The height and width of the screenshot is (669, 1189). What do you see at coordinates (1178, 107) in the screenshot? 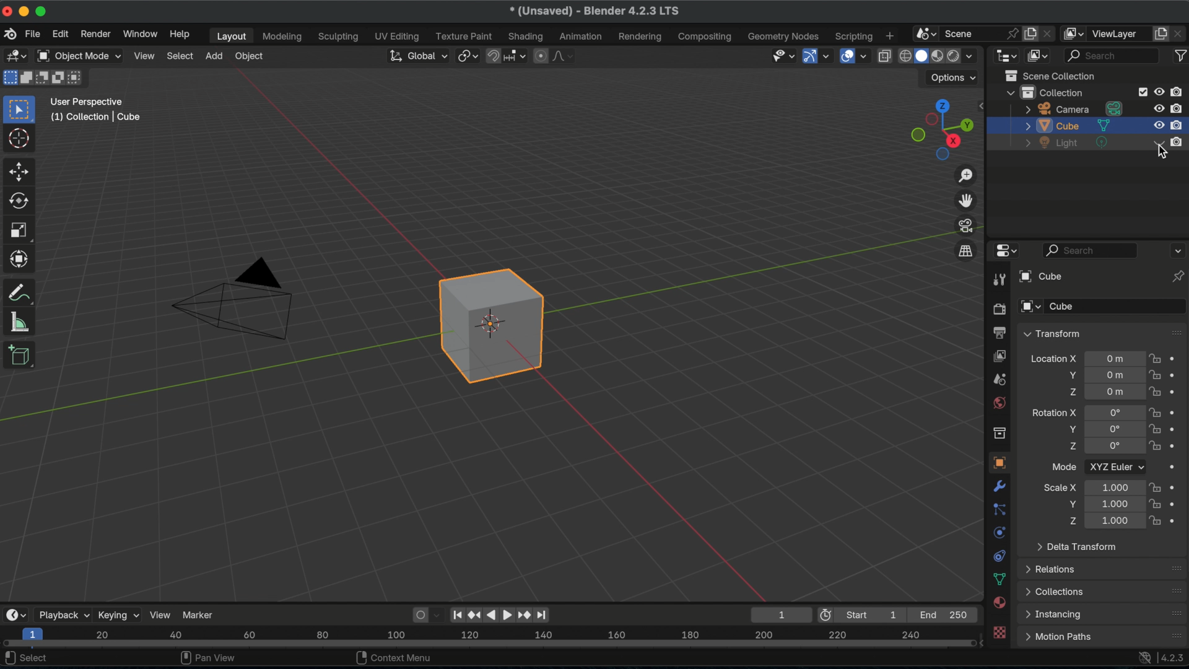
I see `disable in renders` at bounding box center [1178, 107].